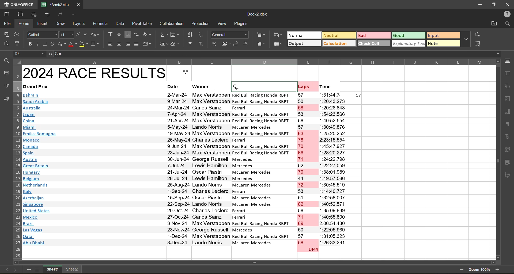 This screenshot has height=274, width=514. I want to click on data, so click(121, 24).